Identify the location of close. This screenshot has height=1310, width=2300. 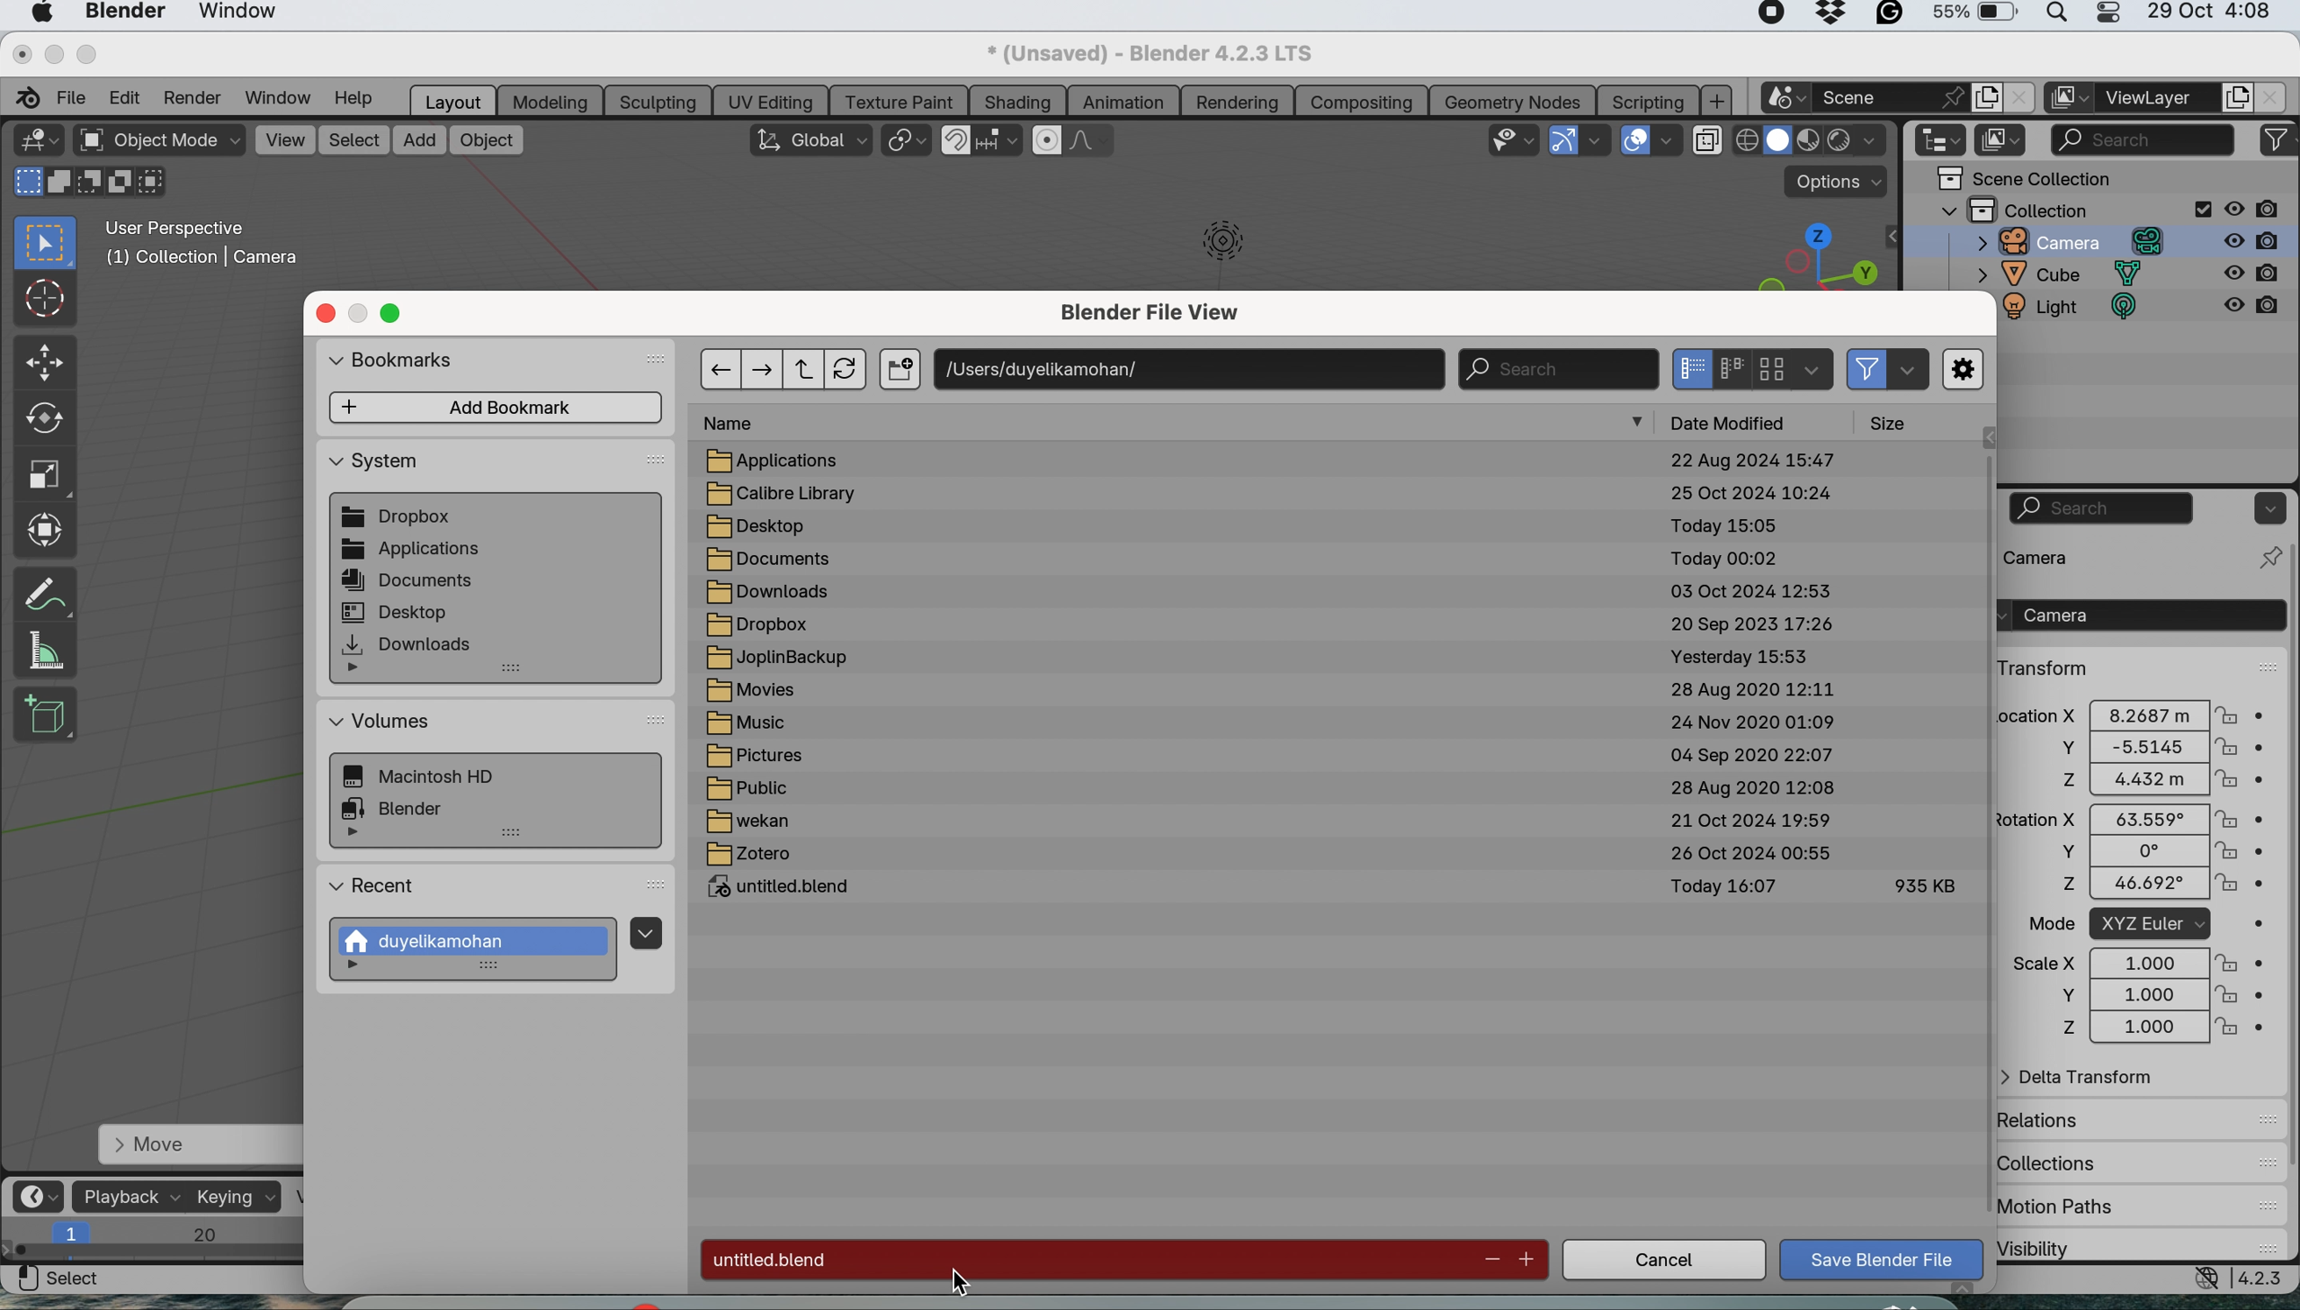
(2019, 98).